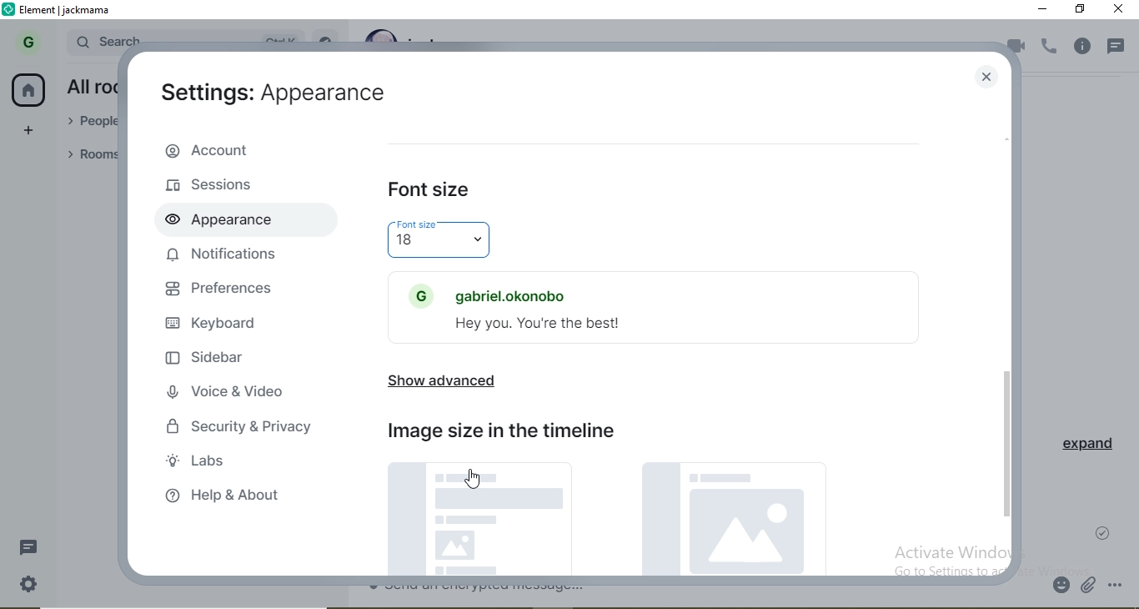  Describe the element at coordinates (706, 591) in the screenshot. I see `chat box` at that location.